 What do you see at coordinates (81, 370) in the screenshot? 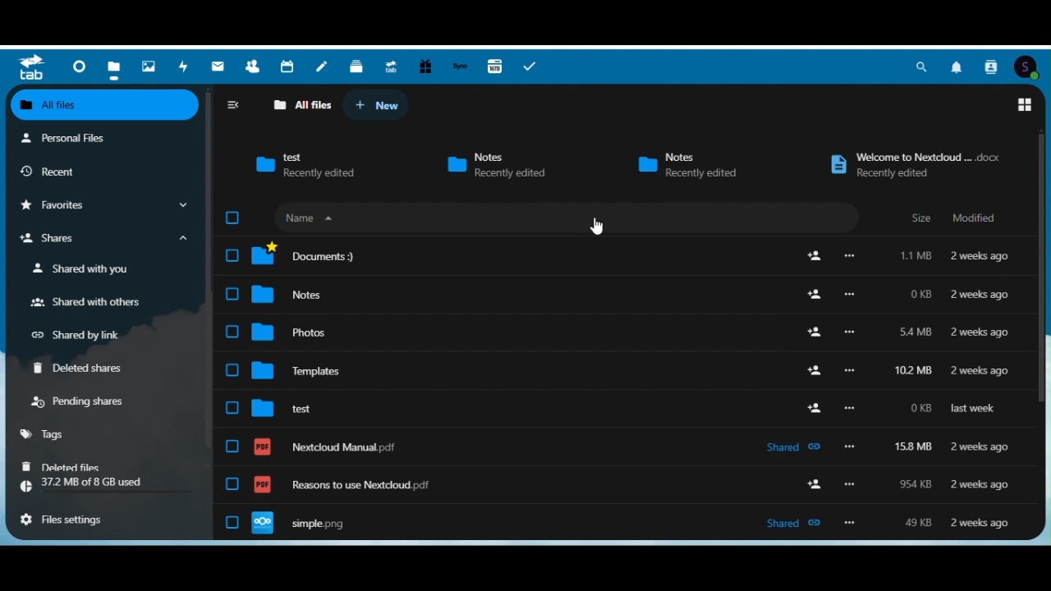
I see `Deleted shares` at bounding box center [81, 370].